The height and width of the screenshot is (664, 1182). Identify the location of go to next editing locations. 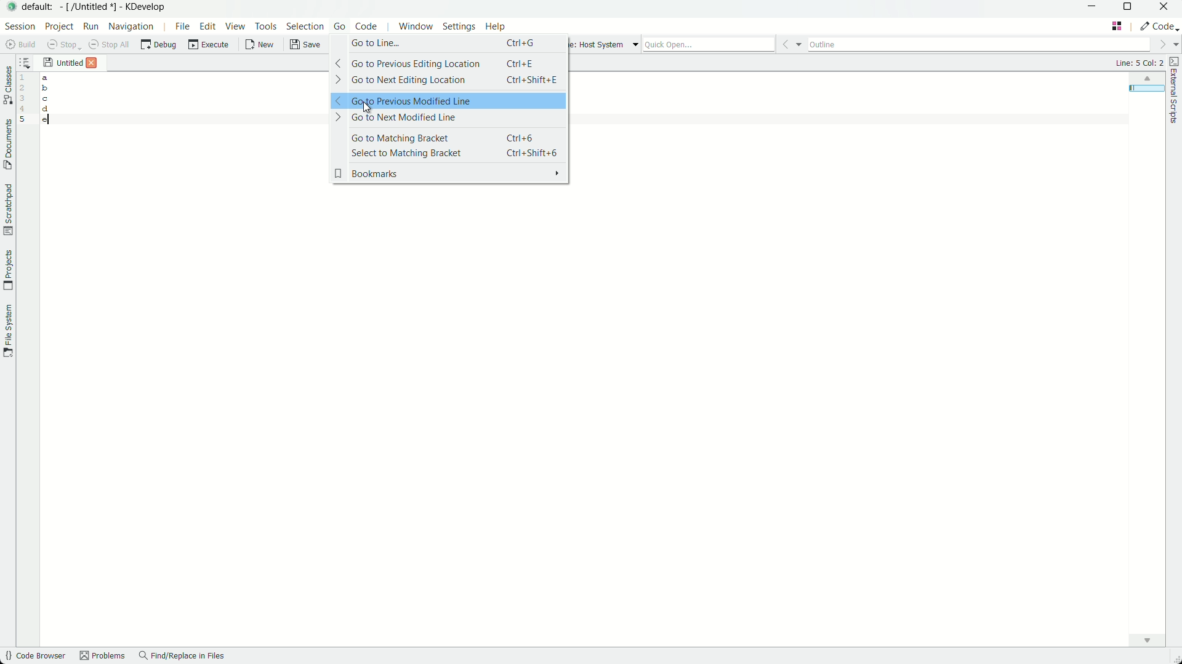
(448, 81).